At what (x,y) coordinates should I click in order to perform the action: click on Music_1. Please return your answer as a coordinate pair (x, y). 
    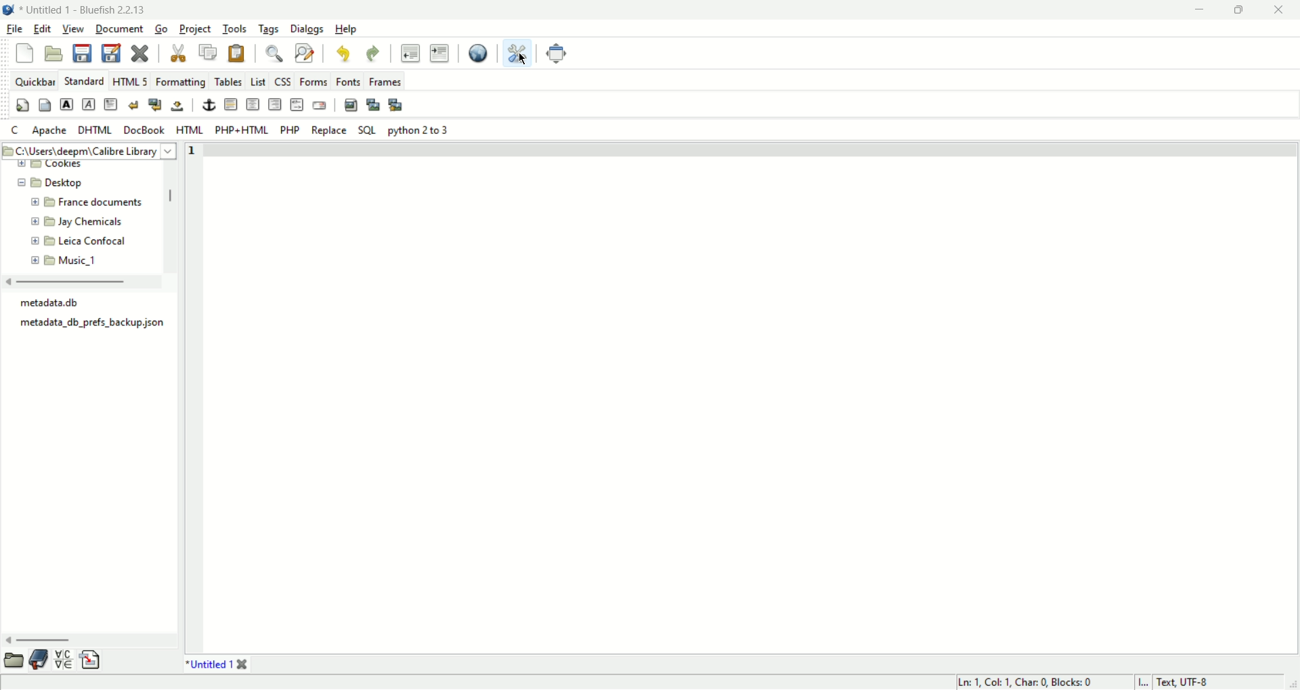
    Looking at the image, I should click on (81, 262).